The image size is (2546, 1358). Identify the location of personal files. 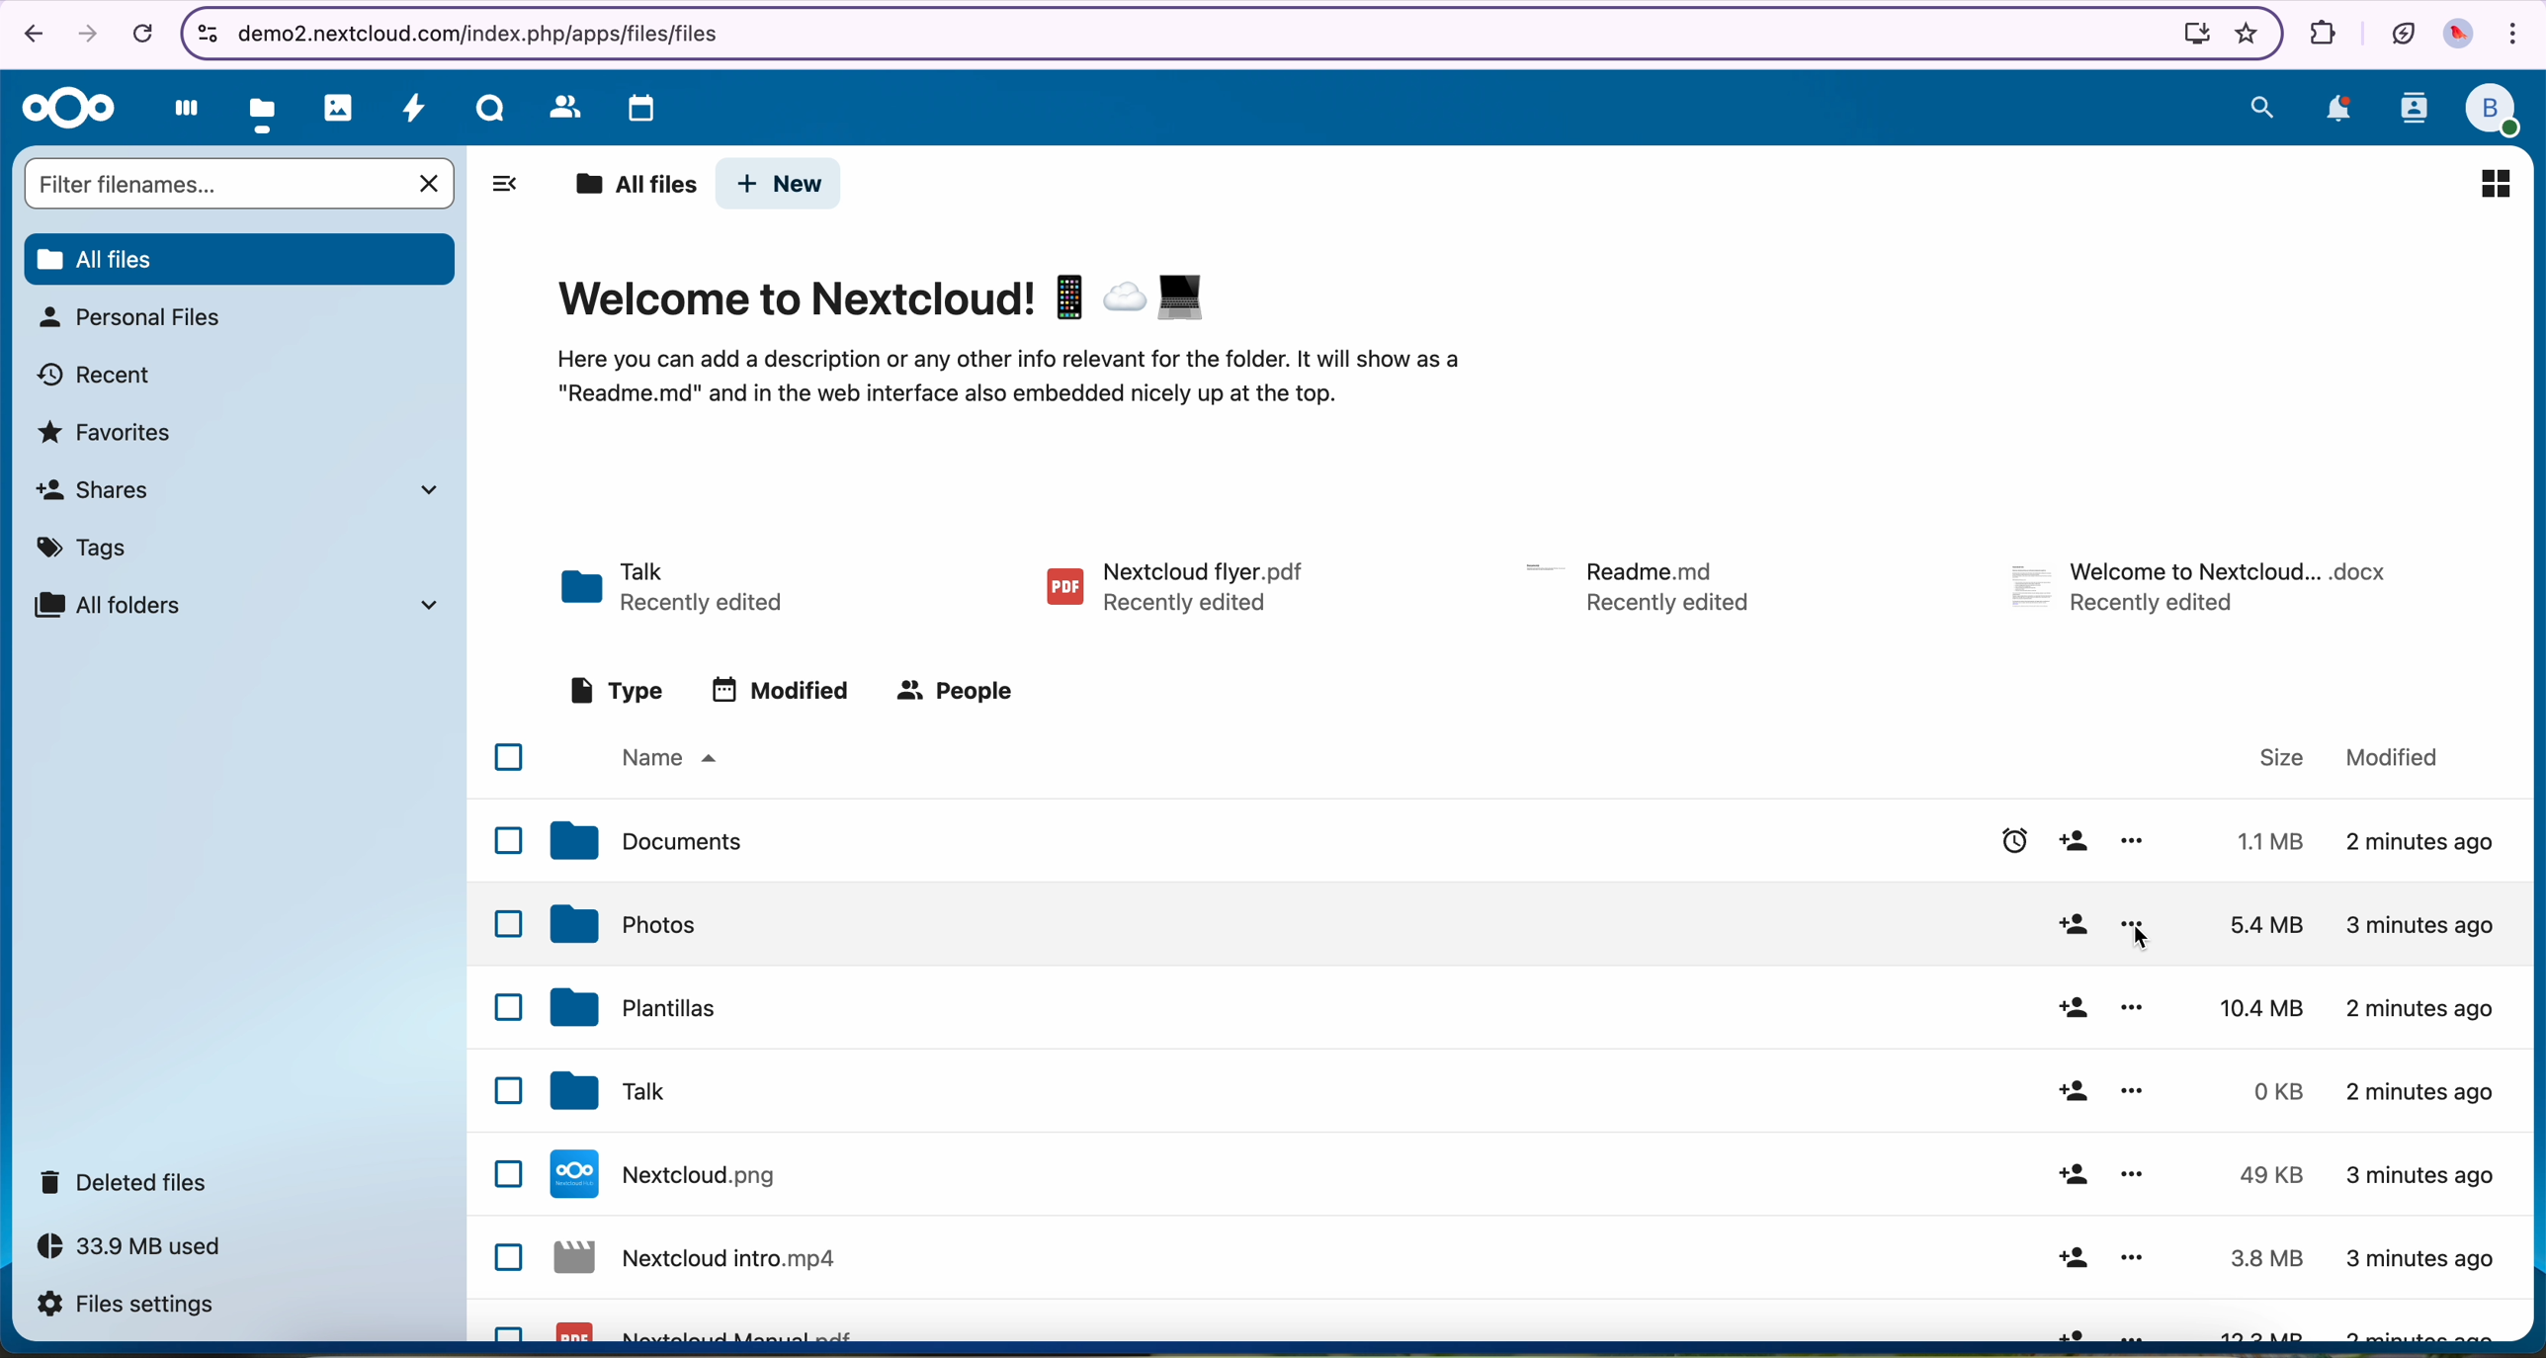
(138, 320).